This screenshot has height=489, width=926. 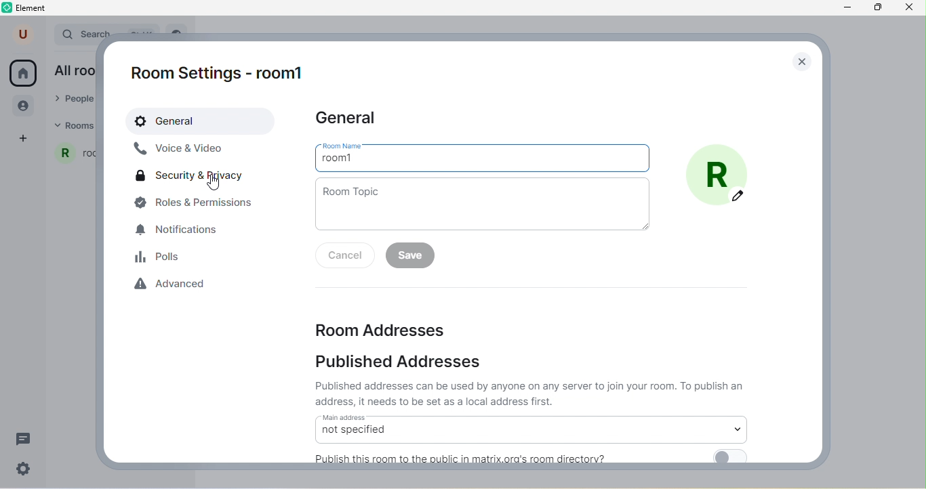 I want to click on save, so click(x=411, y=255).